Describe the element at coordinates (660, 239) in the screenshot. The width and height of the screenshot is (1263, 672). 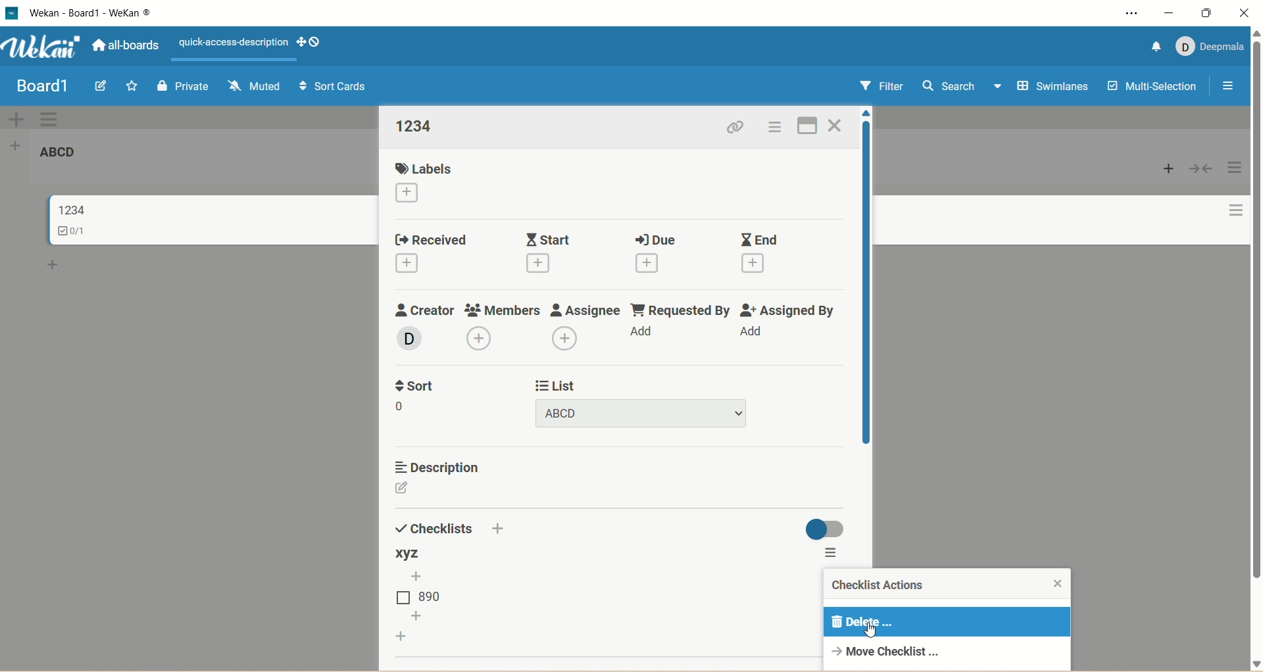
I see `due` at that location.